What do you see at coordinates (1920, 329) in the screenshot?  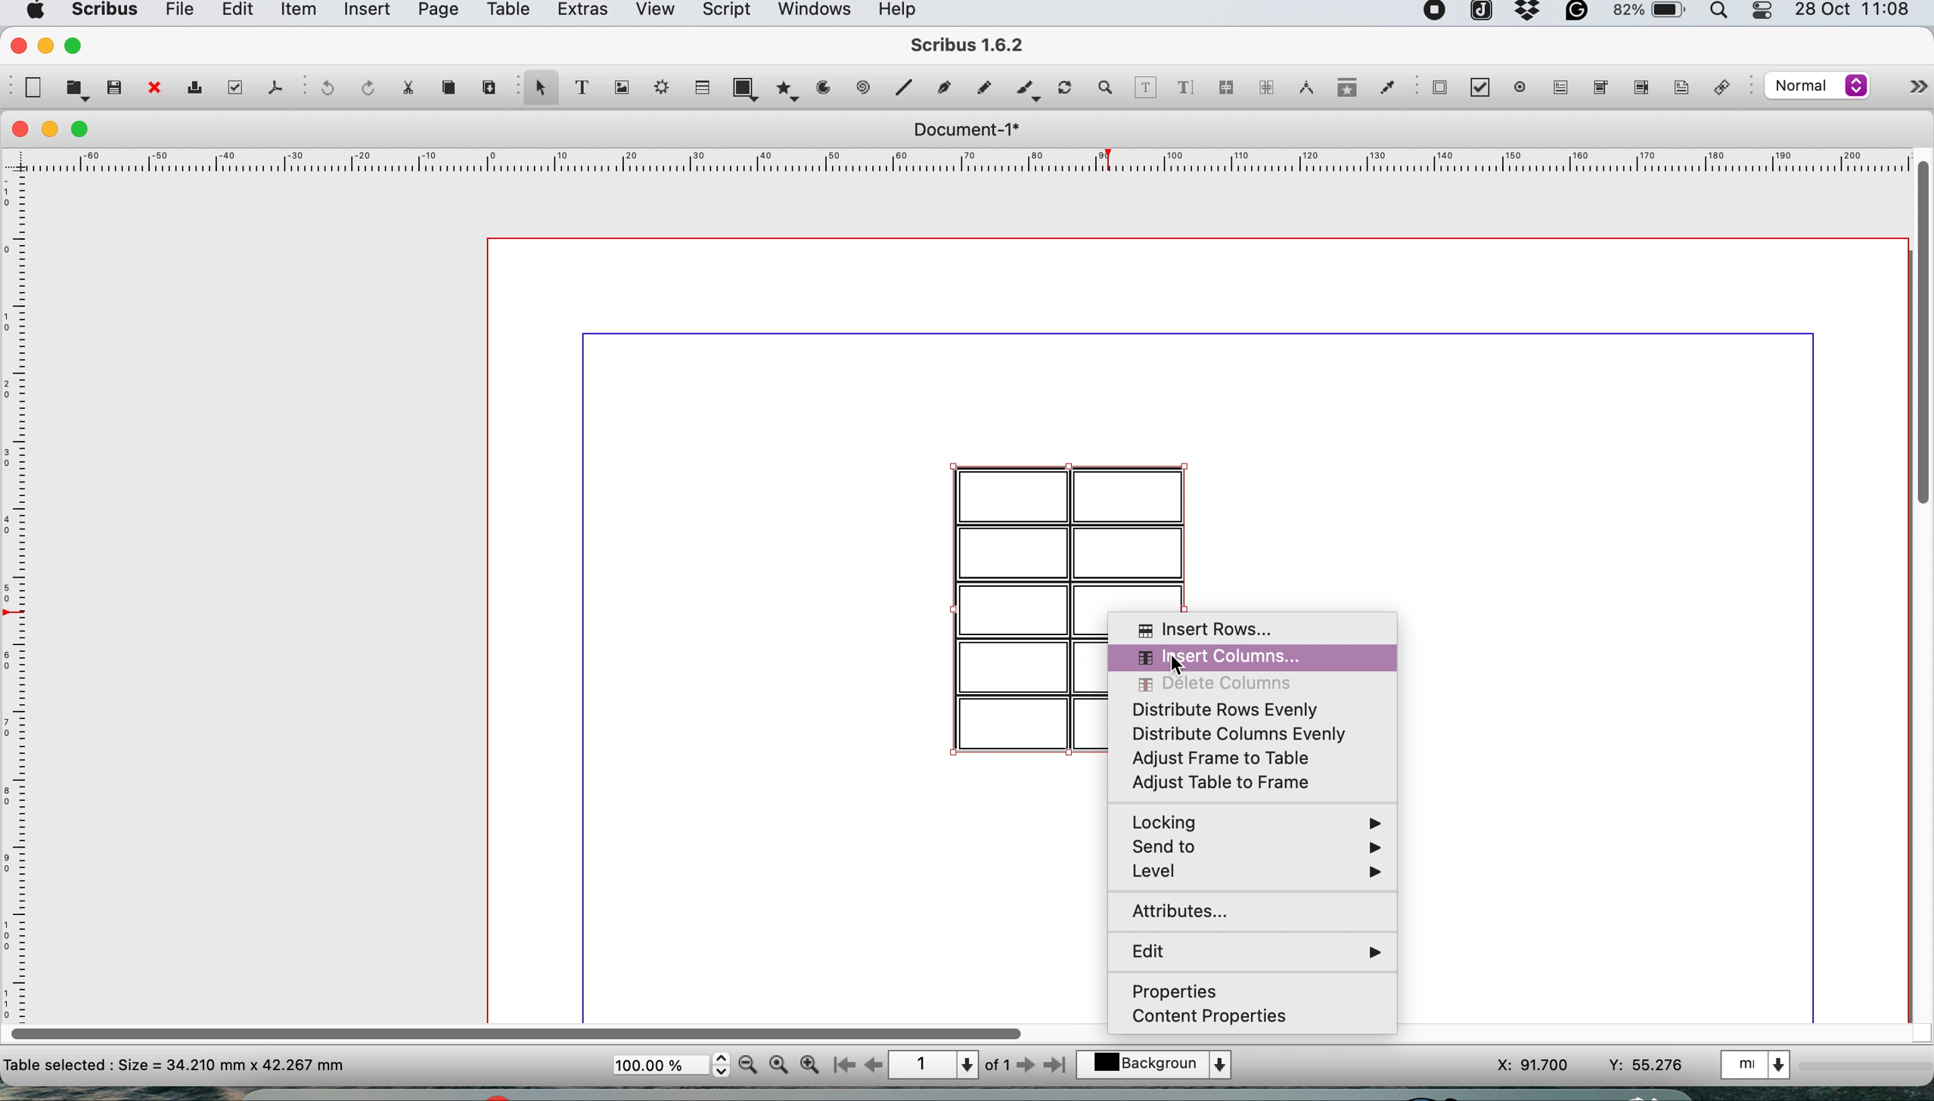 I see `vertical scroll bar` at bounding box center [1920, 329].